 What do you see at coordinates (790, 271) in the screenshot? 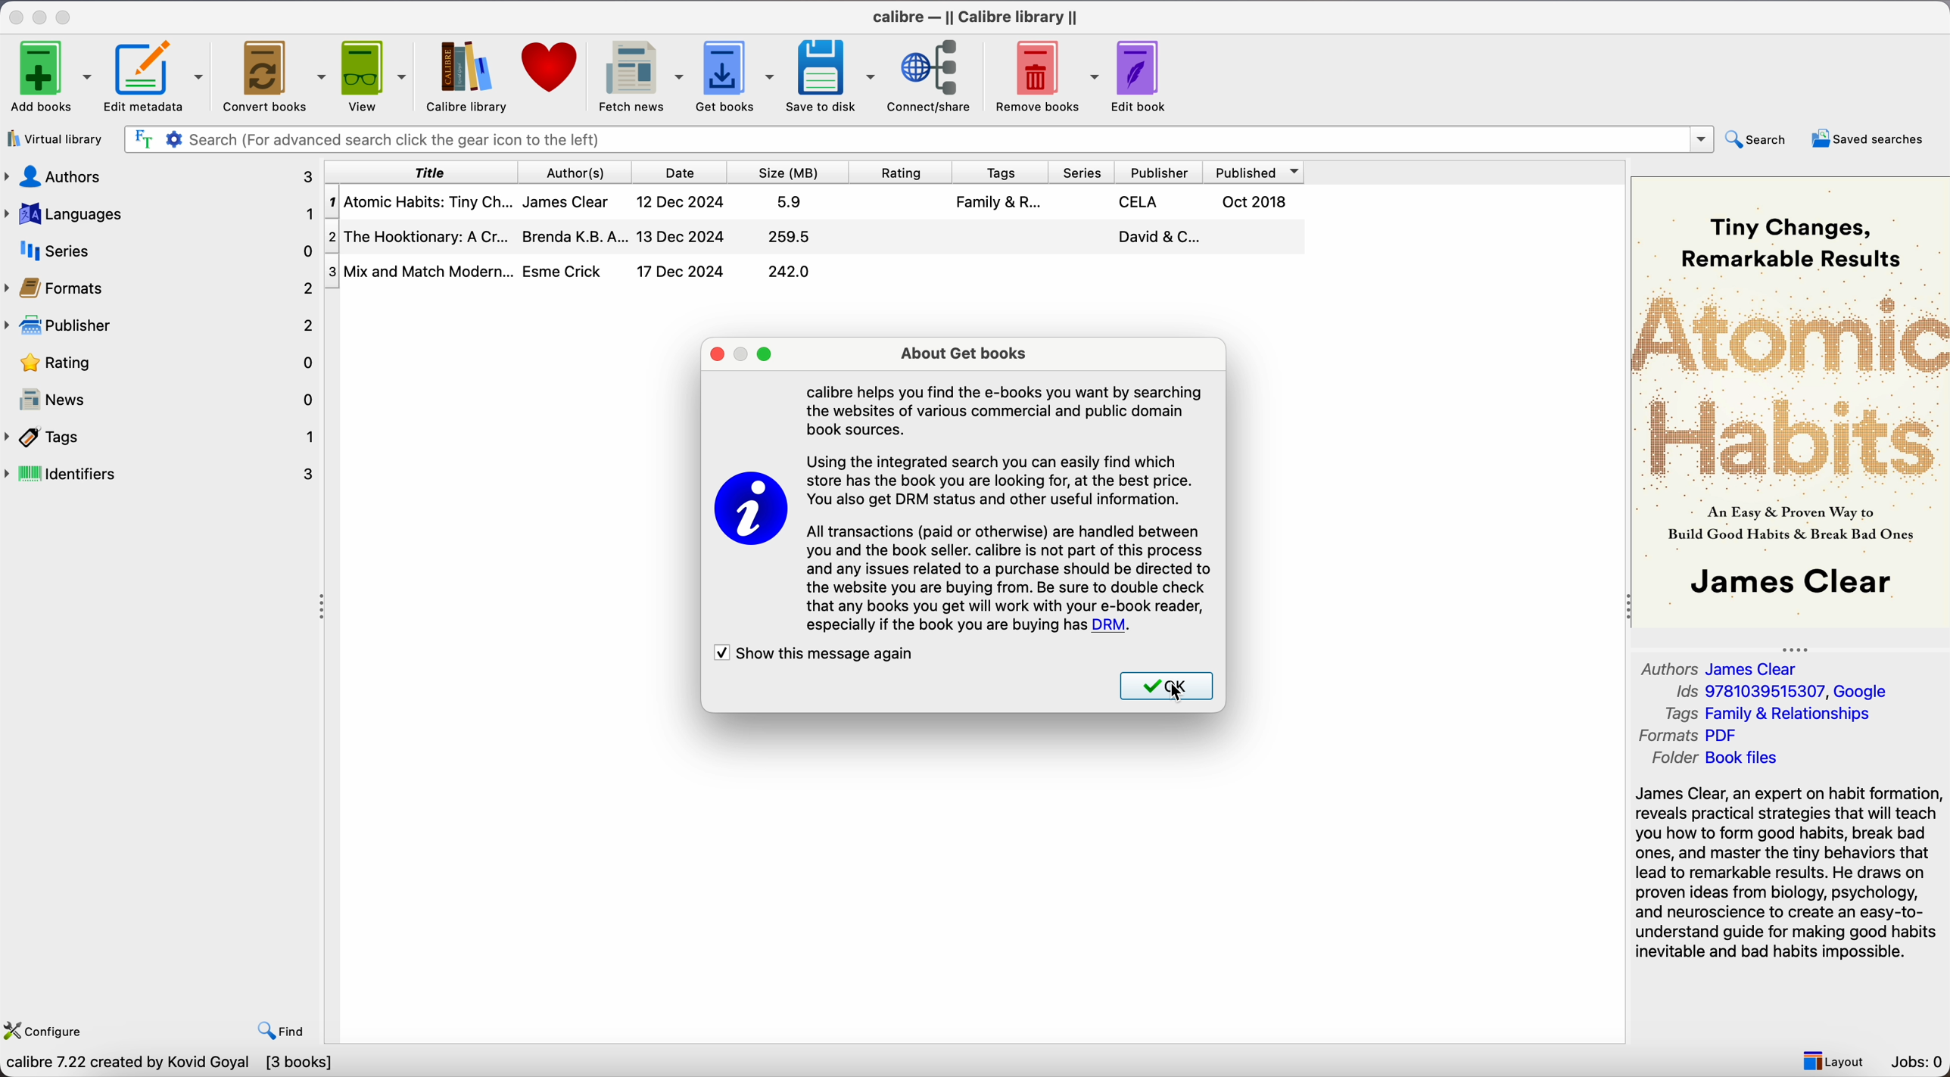
I see `242.0` at bounding box center [790, 271].